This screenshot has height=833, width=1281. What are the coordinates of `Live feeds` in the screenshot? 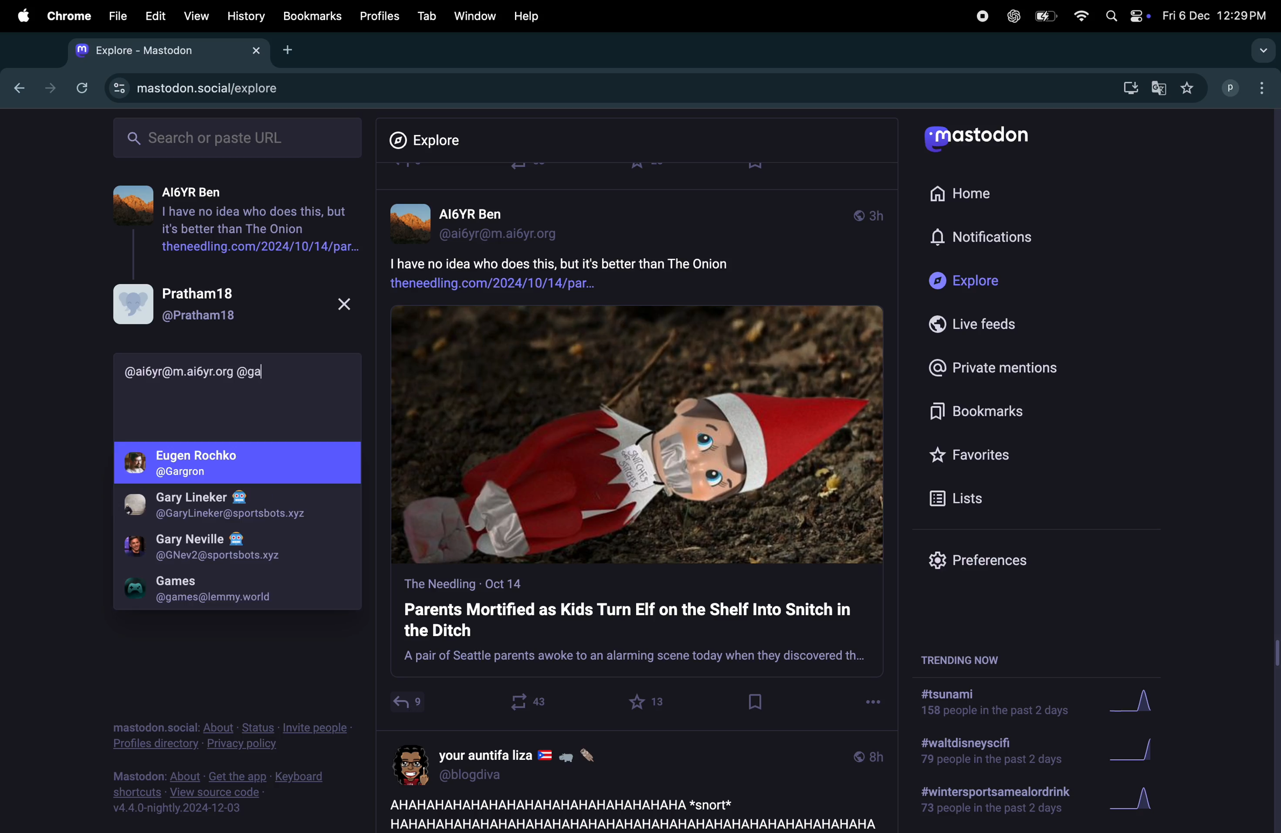 It's located at (981, 324).